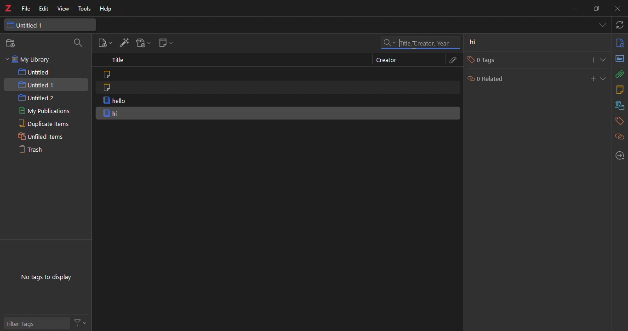 The image size is (628, 331). Describe the element at coordinates (620, 58) in the screenshot. I see `abstract` at that location.